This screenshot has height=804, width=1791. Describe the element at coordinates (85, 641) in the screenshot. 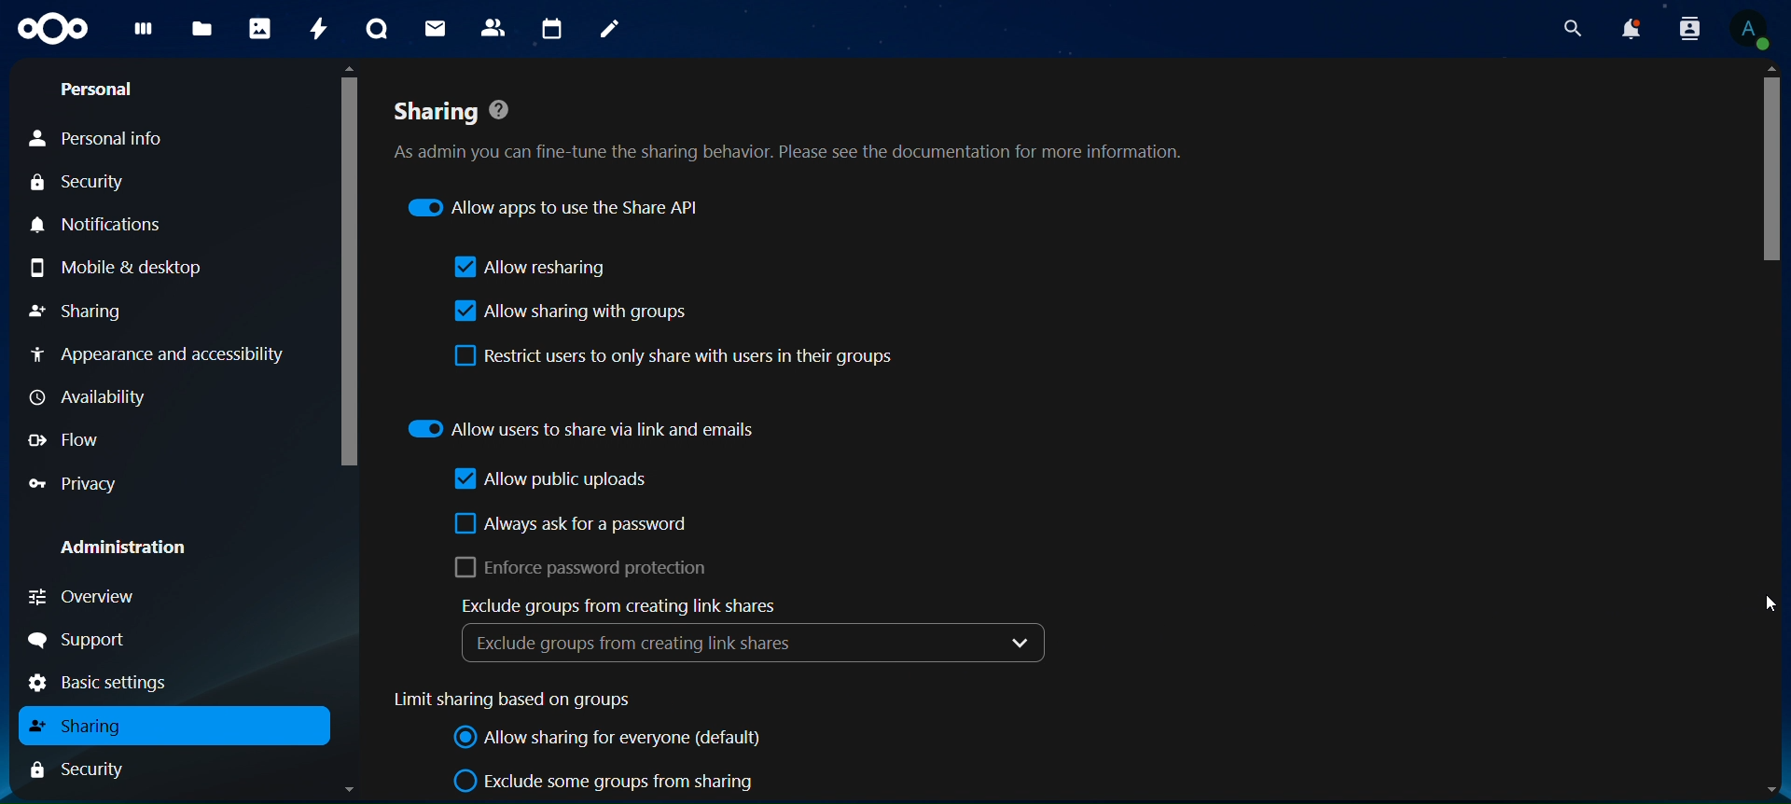

I see `support` at that location.